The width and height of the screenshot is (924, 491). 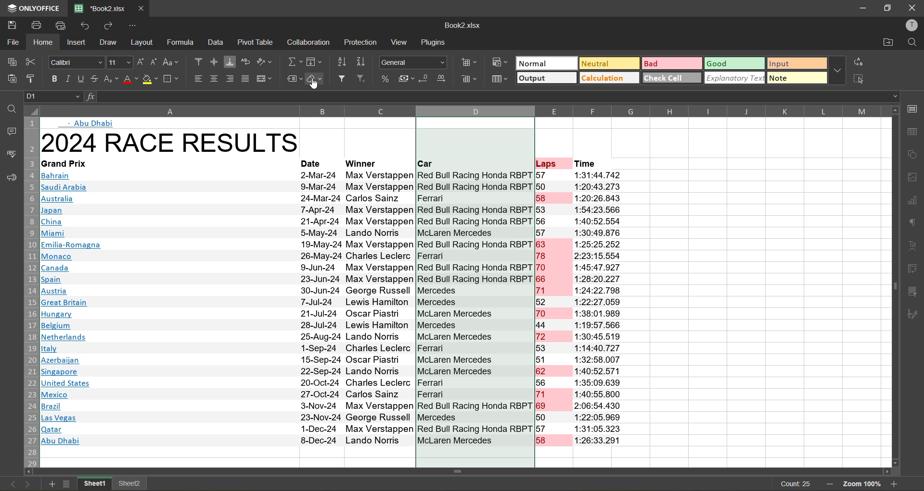 I want to click on undo, so click(x=84, y=25).